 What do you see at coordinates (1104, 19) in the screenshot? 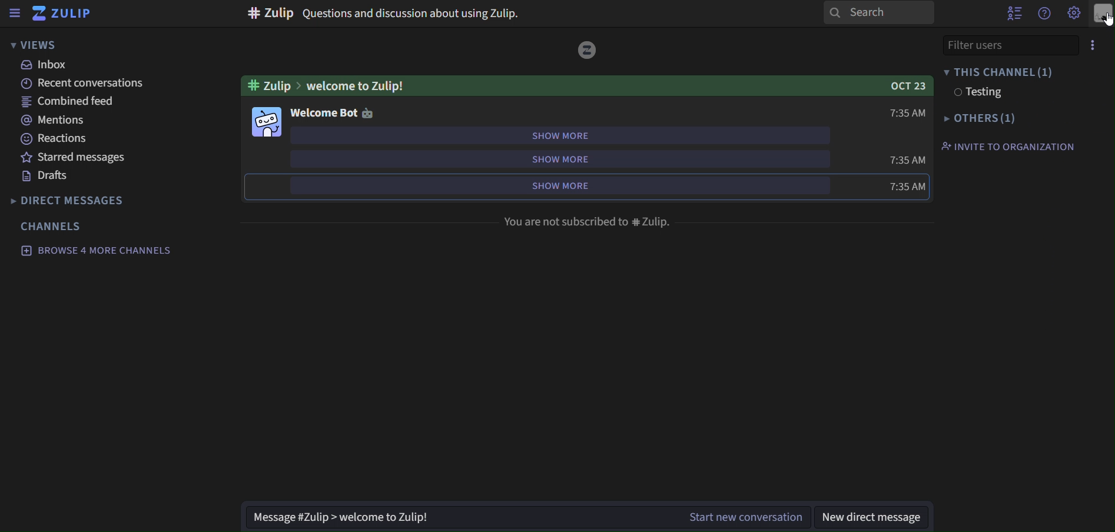
I see `Cursor` at bounding box center [1104, 19].